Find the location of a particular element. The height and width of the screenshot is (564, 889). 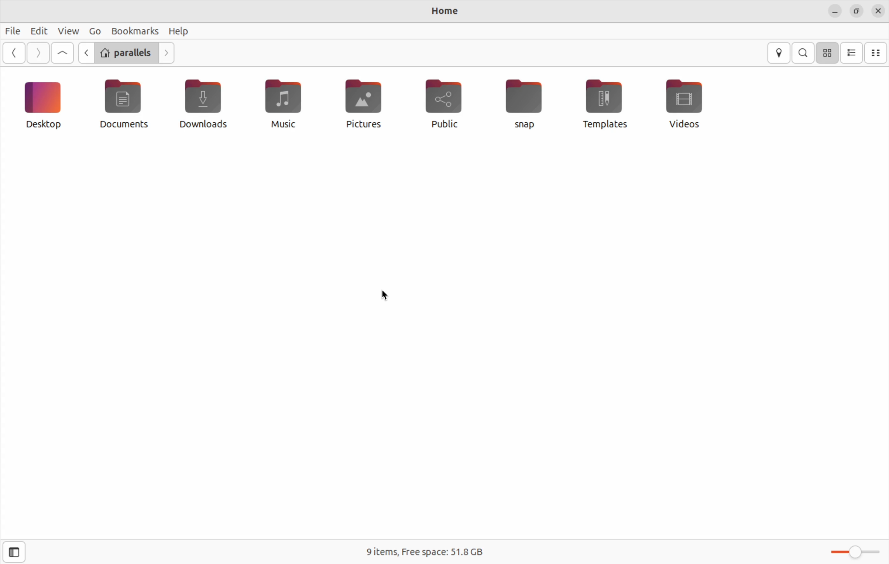

view is located at coordinates (66, 31).